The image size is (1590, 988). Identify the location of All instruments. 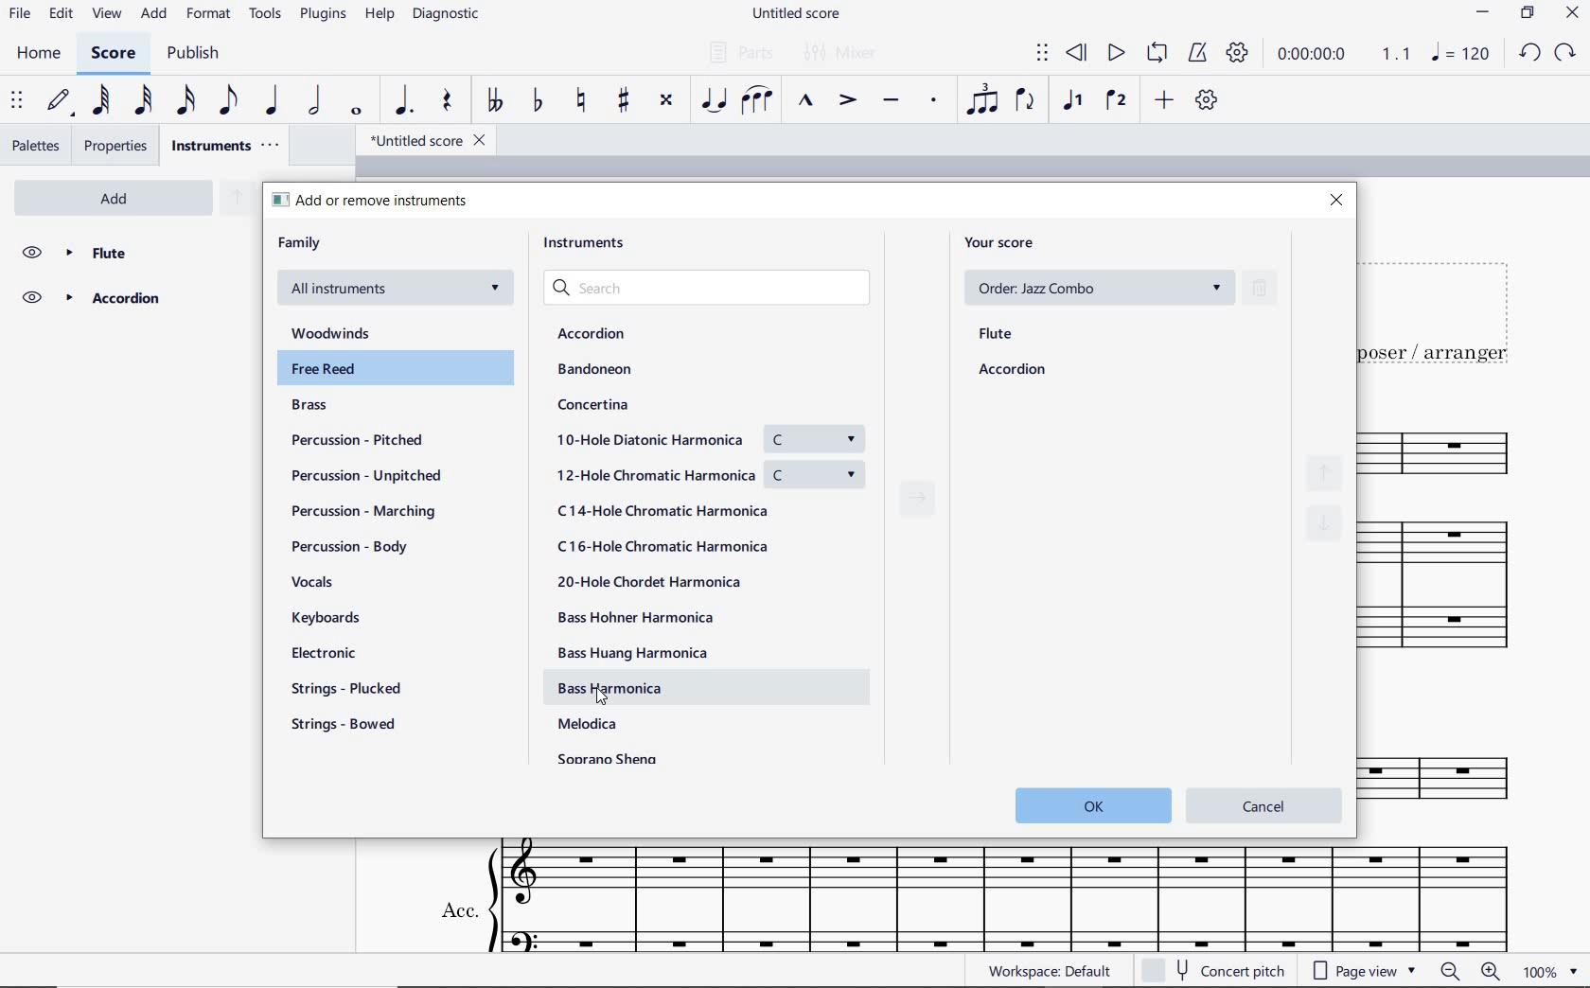
(397, 292).